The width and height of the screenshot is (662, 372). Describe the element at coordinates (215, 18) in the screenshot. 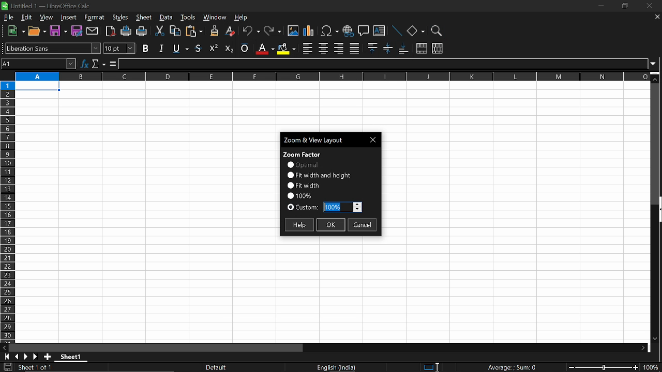

I see `window` at that location.